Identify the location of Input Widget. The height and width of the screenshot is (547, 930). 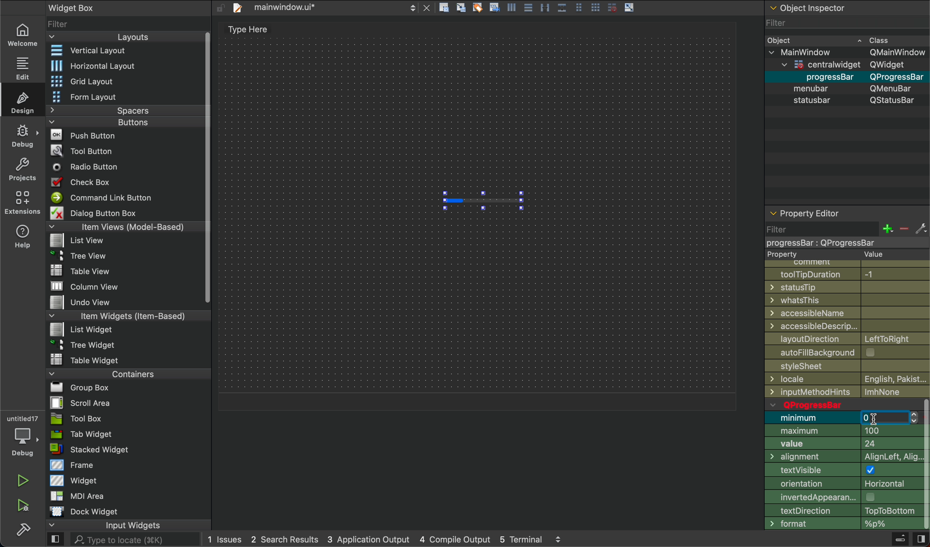
(104, 525).